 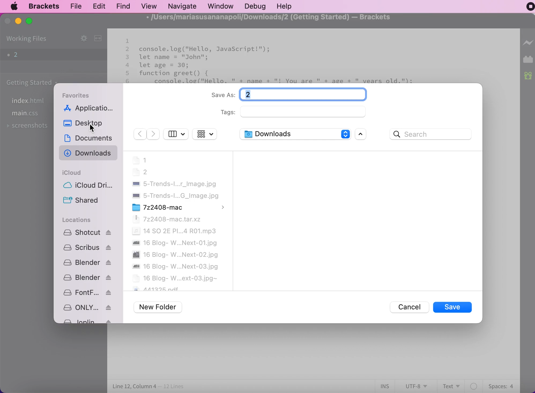 What do you see at coordinates (174, 184) in the screenshot?
I see `5-trends-I...r_image.jpg` at bounding box center [174, 184].